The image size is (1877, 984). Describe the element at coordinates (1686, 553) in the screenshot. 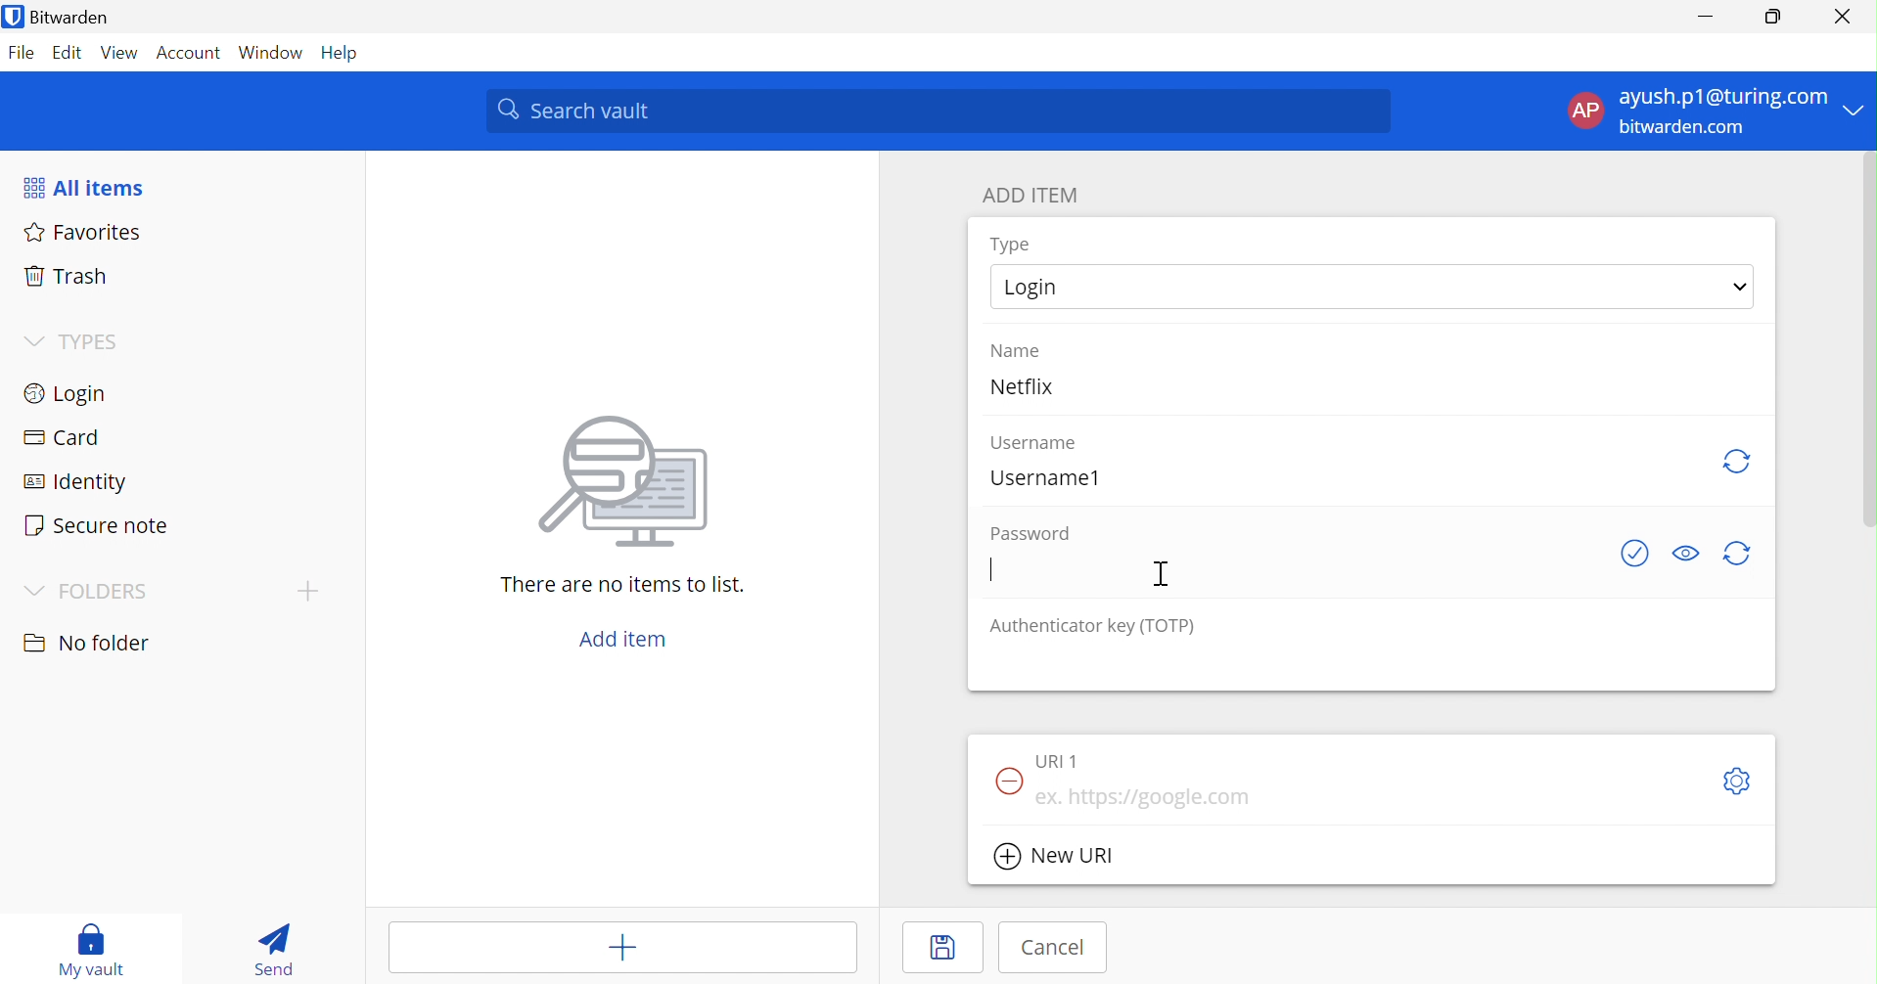

I see `Toggle visibility` at that location.